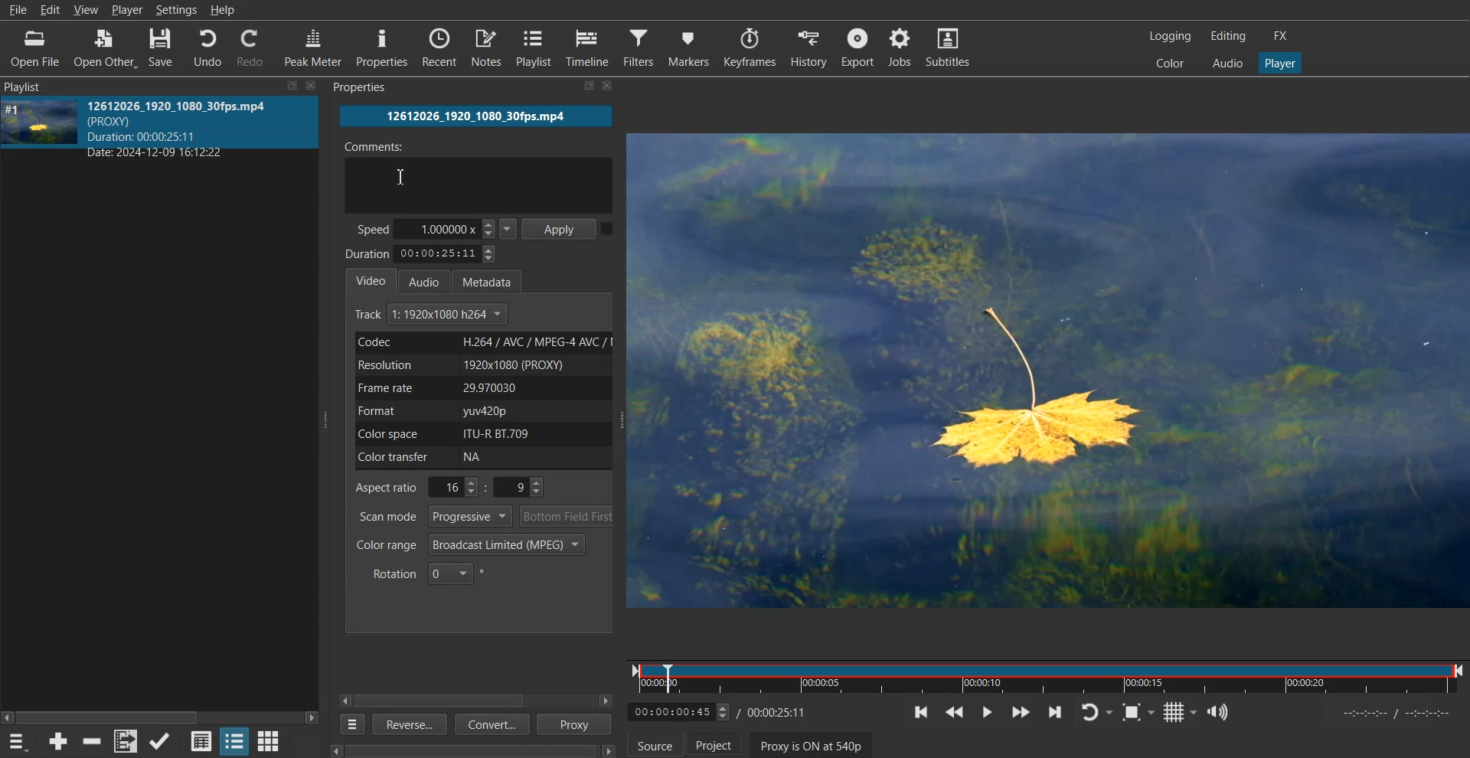  I want to click on Text cursor, so click(400, 176).